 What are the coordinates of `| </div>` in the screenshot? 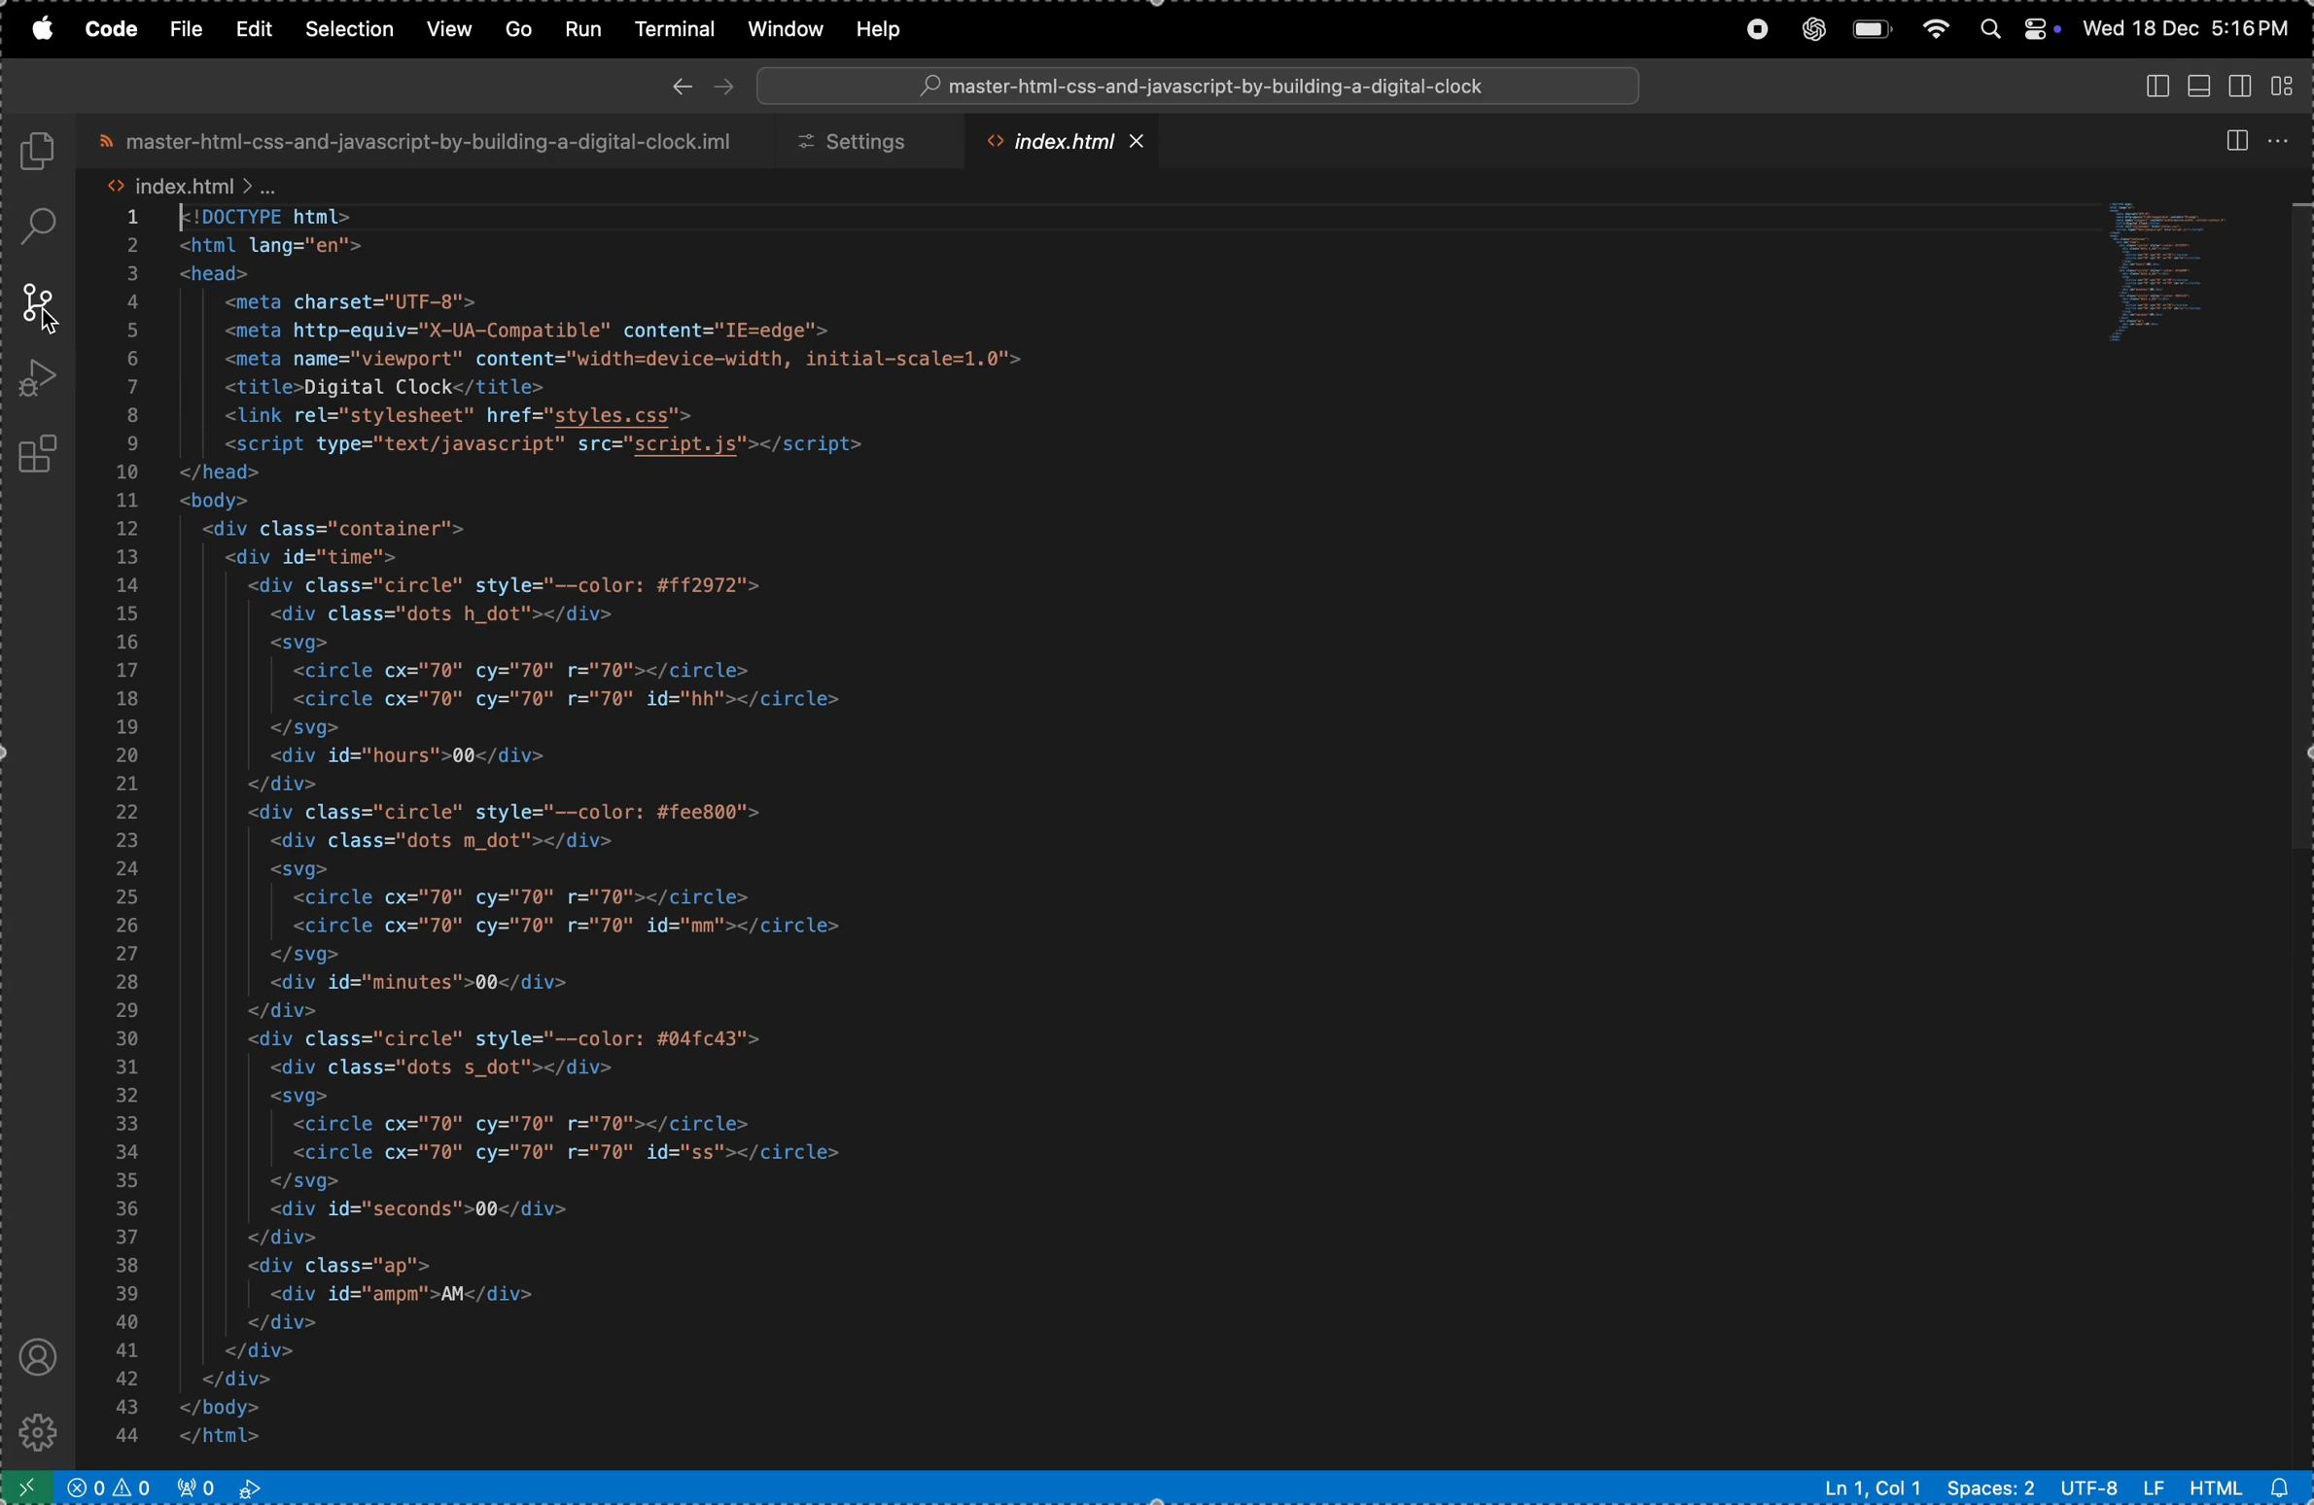 It's located at (254, 1349).